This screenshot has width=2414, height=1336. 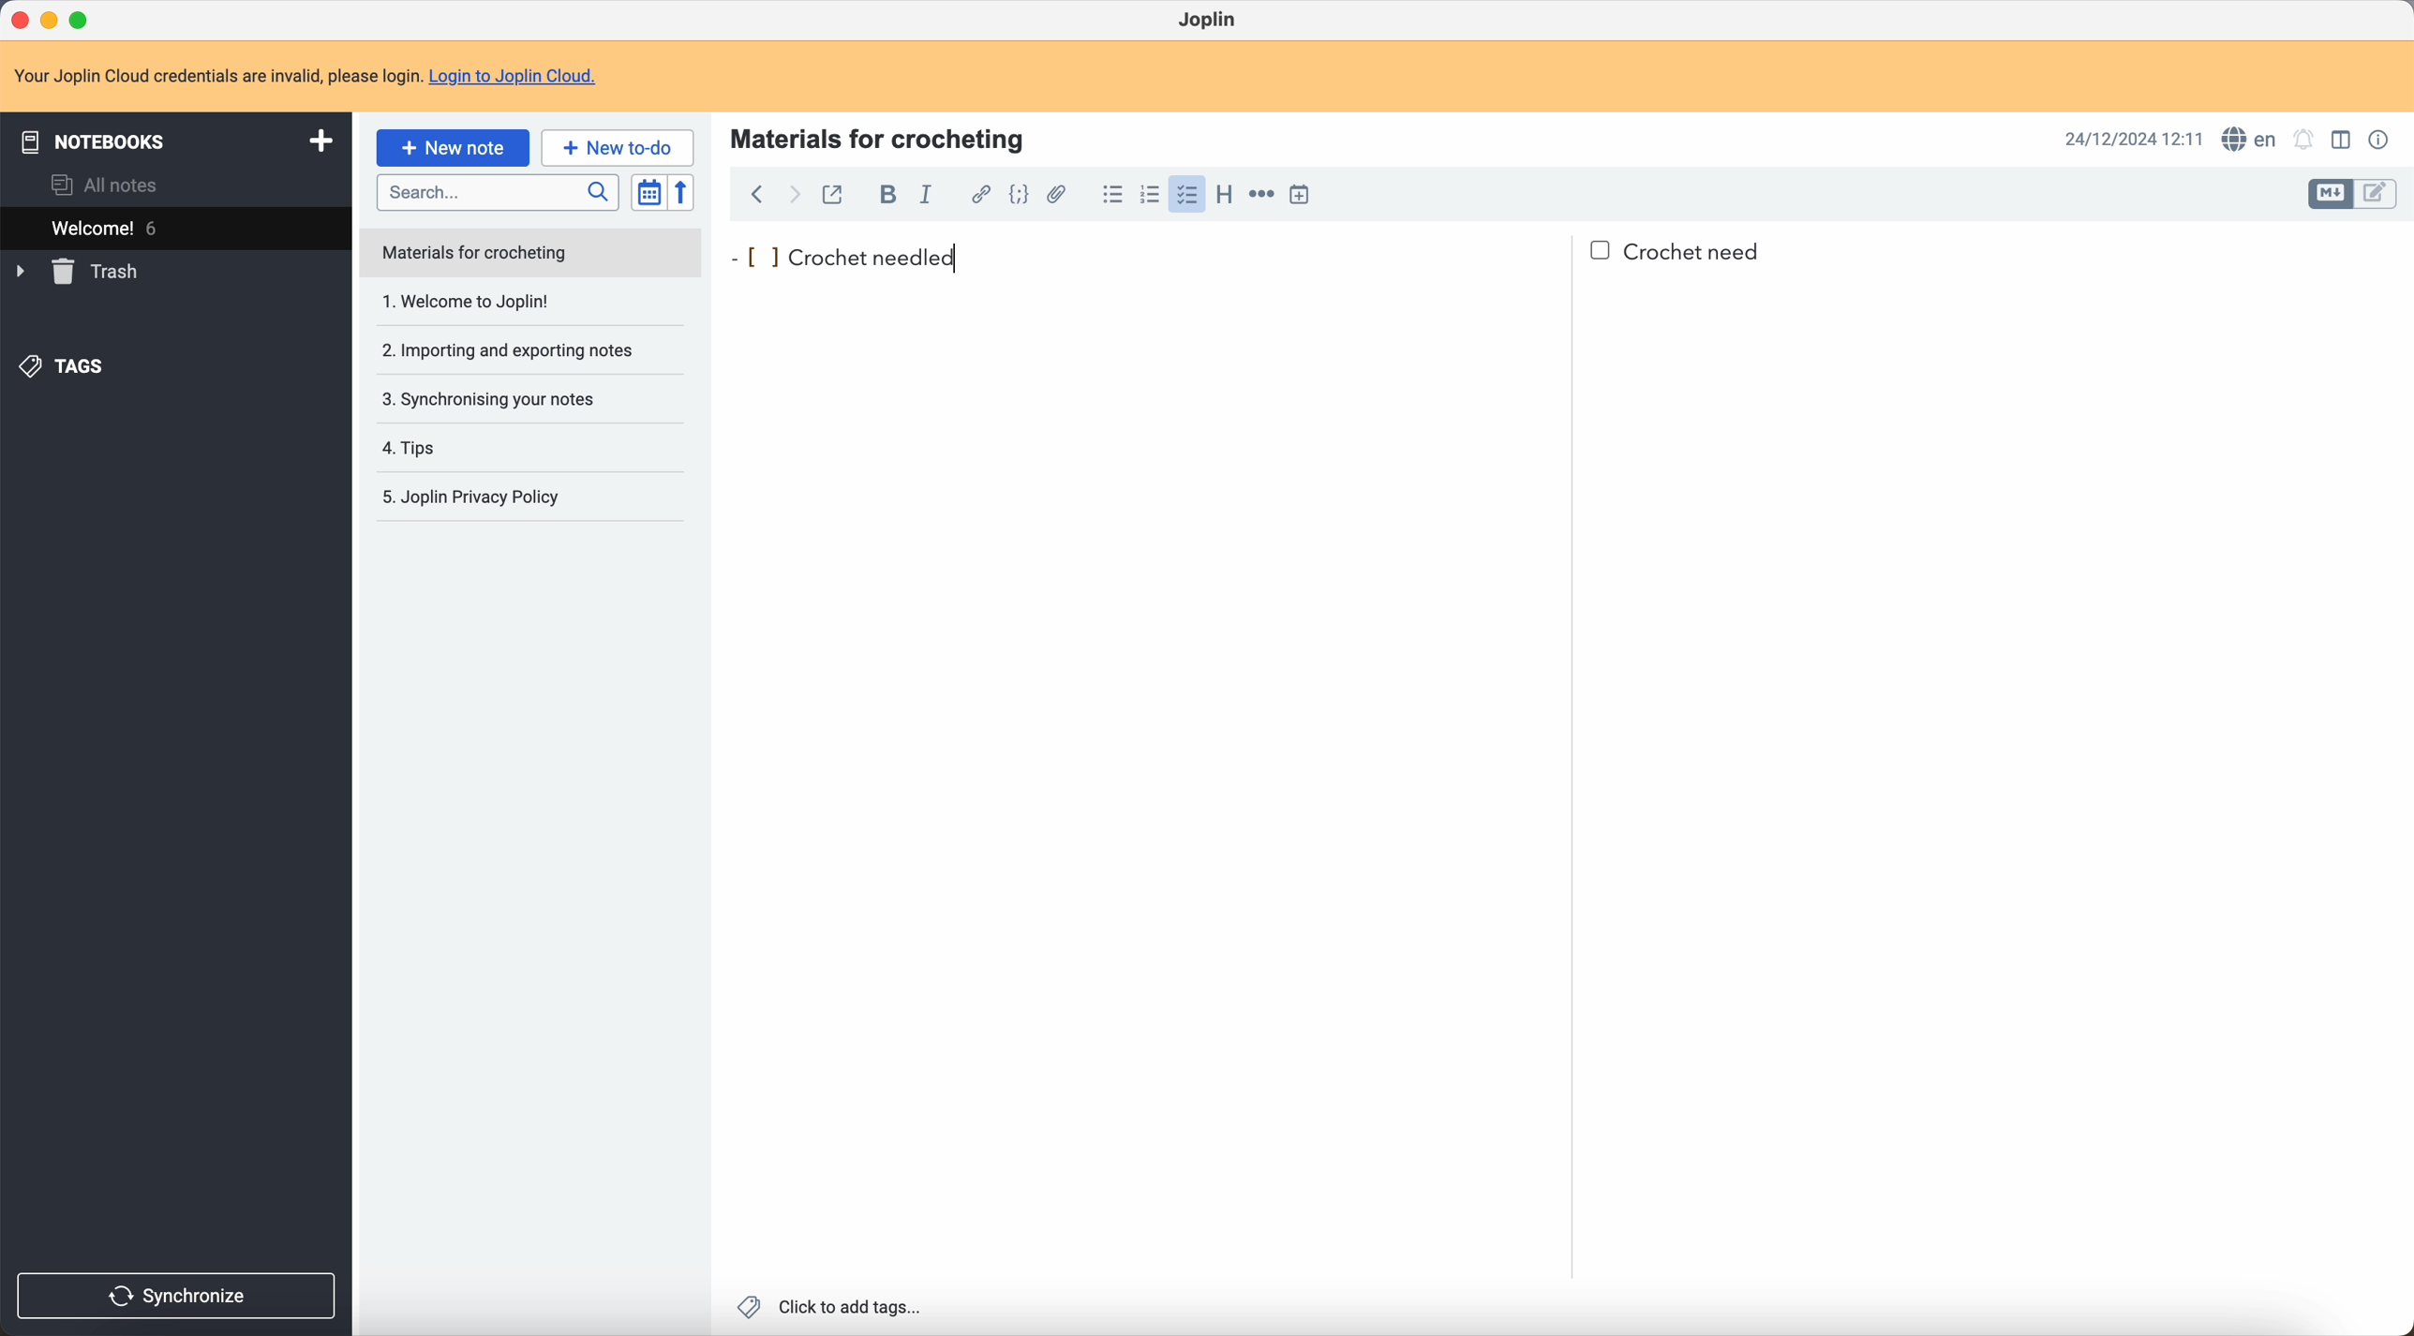 What do you see at coordinates (175, 226) in the screenshot?
I see `welcome` at bounding box center [175, 226].